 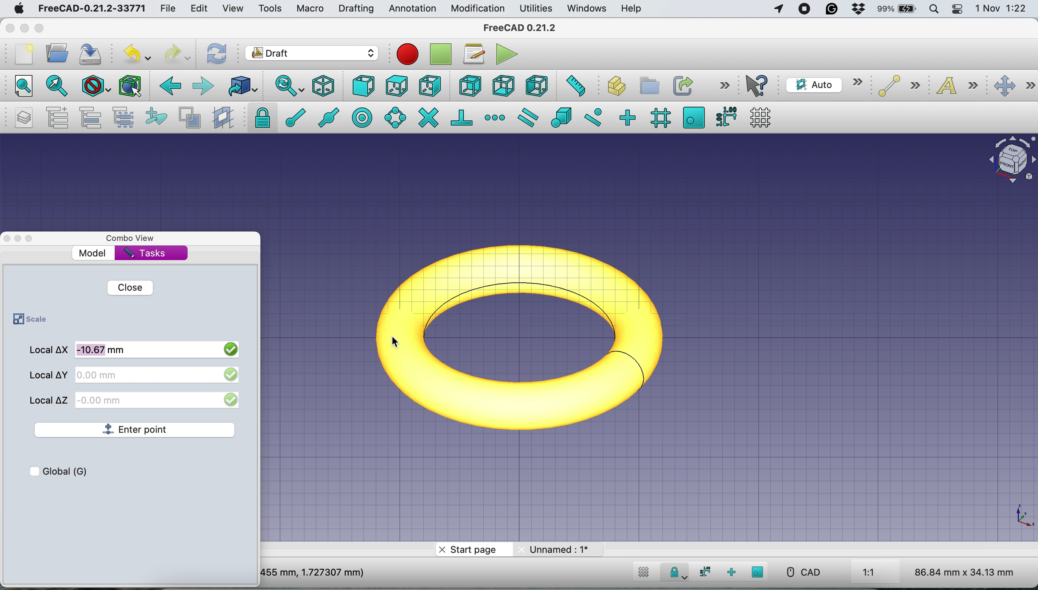 What do you see at coordinates (324, 86) in the screenshot?
I see `isometric` at bounding box center [324, 86].